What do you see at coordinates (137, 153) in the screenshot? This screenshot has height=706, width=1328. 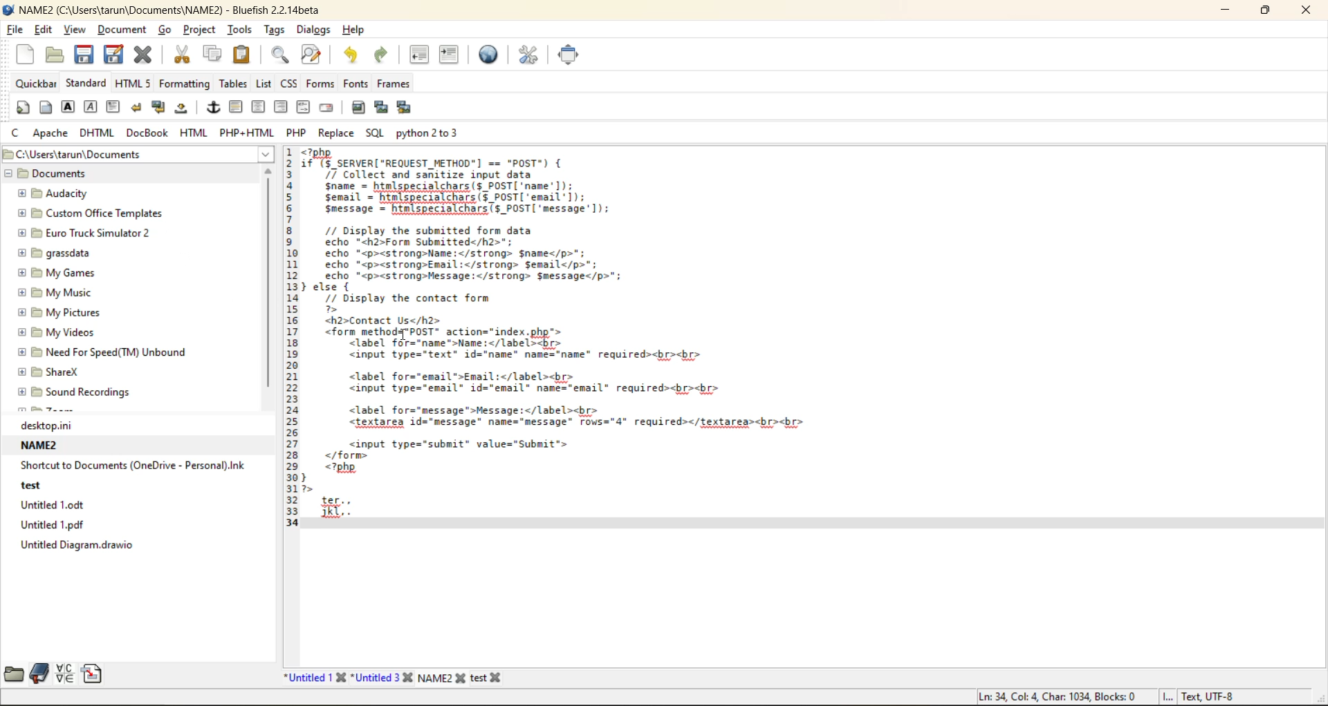 I see `file path` at bounding box center [137, 153].